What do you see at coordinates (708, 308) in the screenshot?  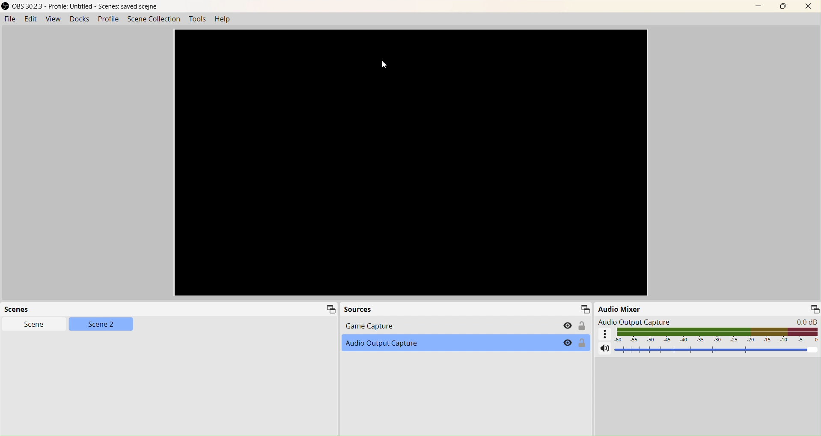 I see `Audio Mixer` at bounding box center [708, 308].